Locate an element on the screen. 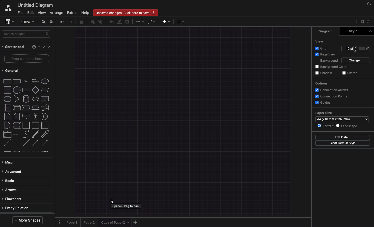  Options is located at coordinates (322, 83).